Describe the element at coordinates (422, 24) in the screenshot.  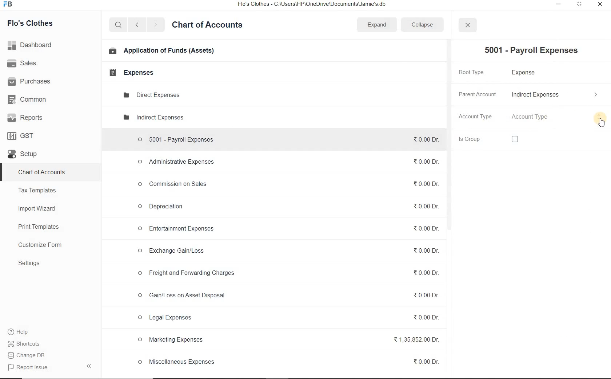
I see `Collapse` at that location.